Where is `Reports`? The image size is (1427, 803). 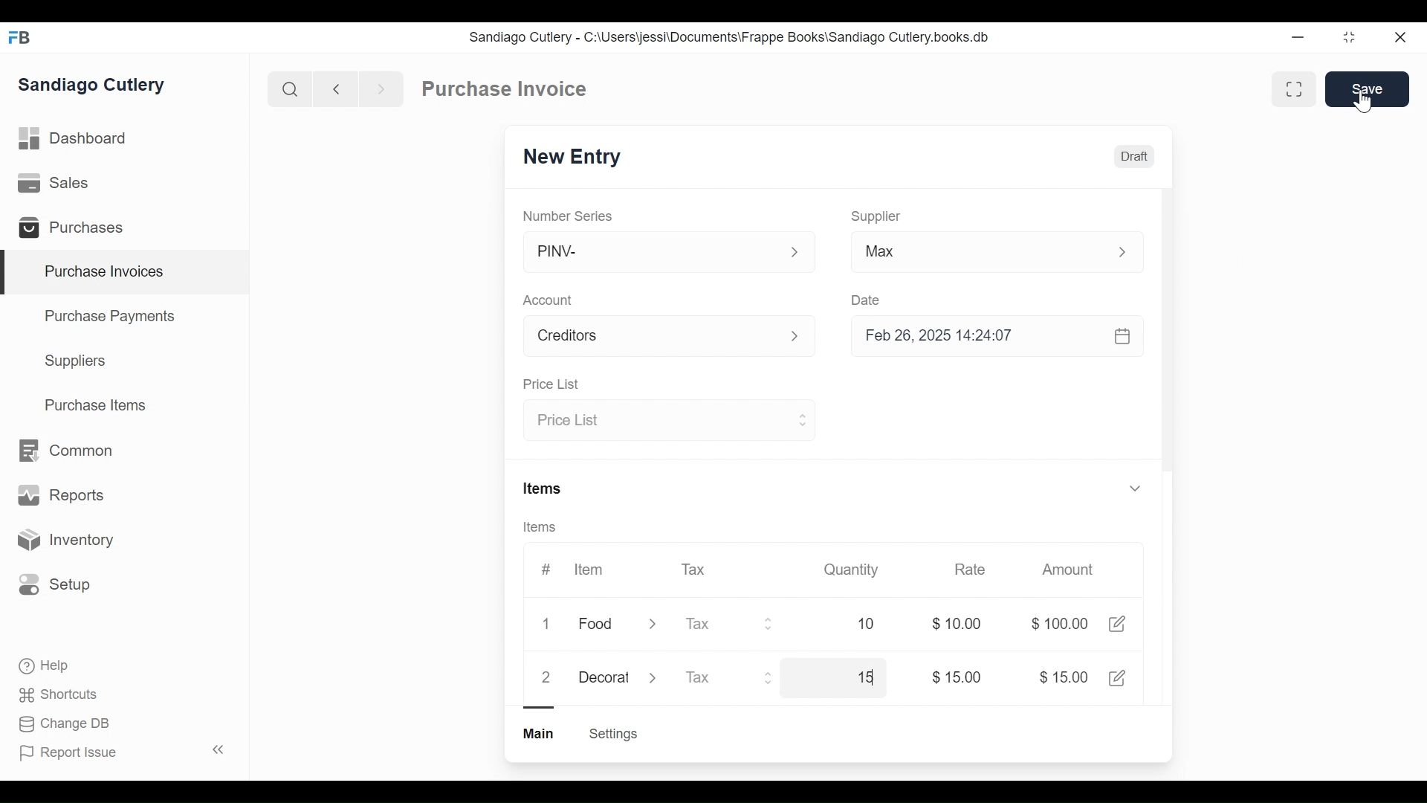 Reports is located at coordinates (61, 498).